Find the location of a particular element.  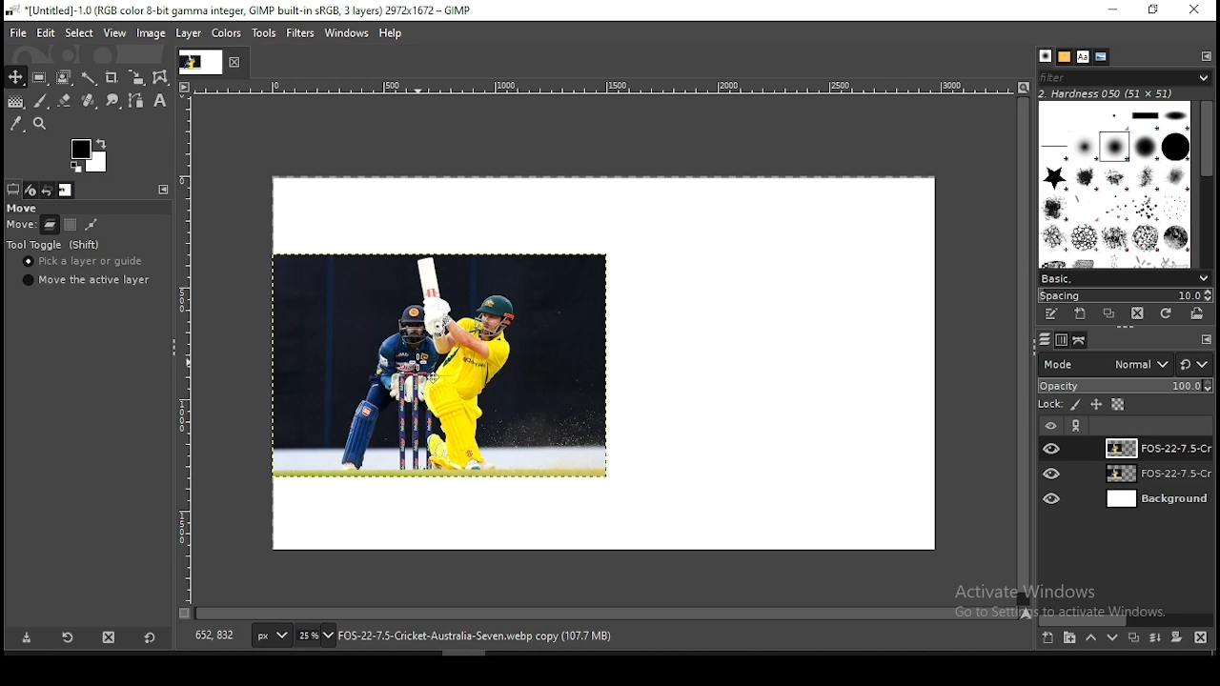

layer is located at coordinates (187, 34).